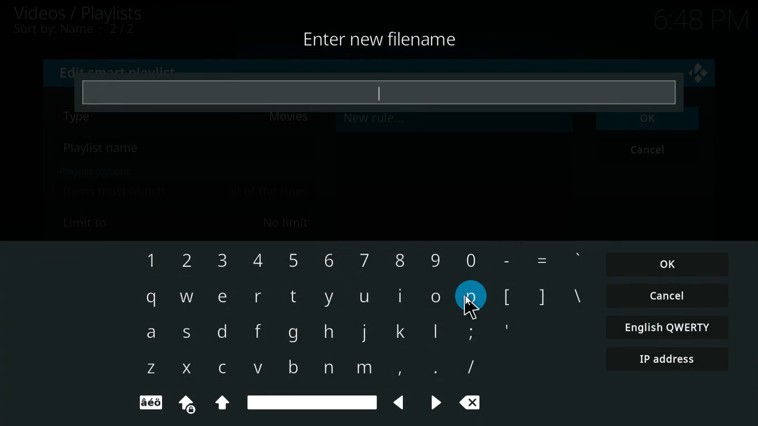 The height and width of the screenshot is (426, 758). Describe the element at coordinates (437, 334) in the screenshot. I see `|` at that location.